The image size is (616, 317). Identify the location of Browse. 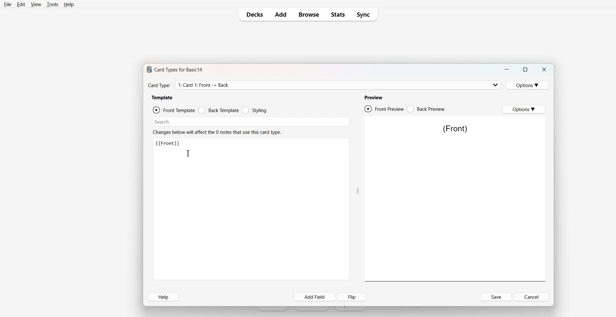
(309, 15).